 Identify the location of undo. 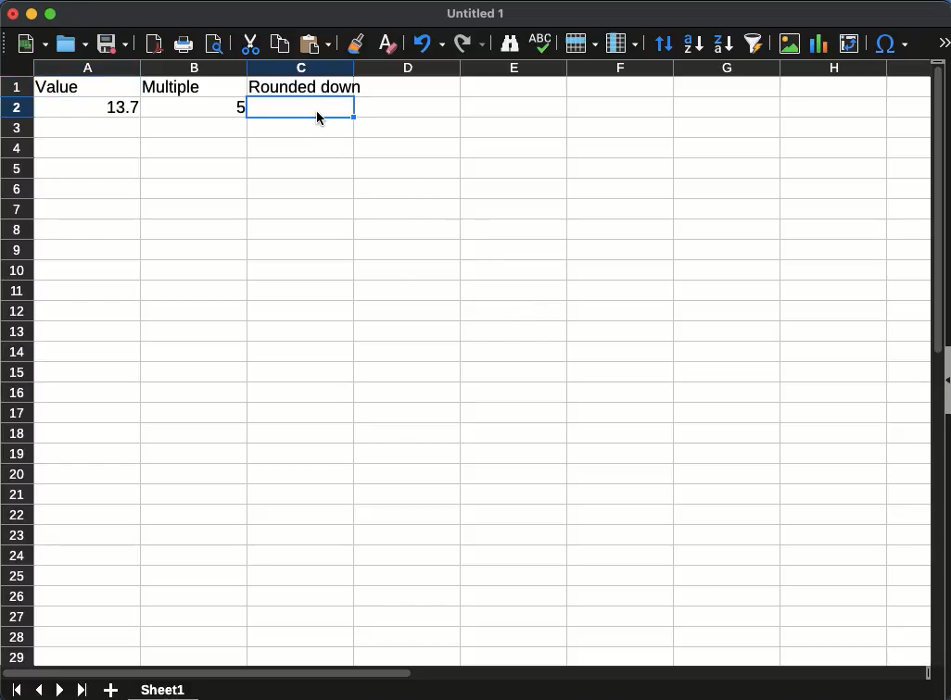
(428, 44).